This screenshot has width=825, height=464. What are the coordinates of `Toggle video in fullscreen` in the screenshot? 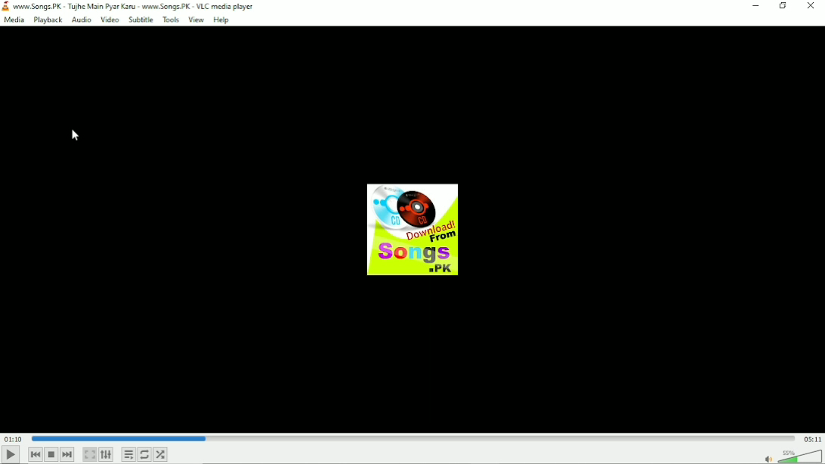 It's located at (90, 455).